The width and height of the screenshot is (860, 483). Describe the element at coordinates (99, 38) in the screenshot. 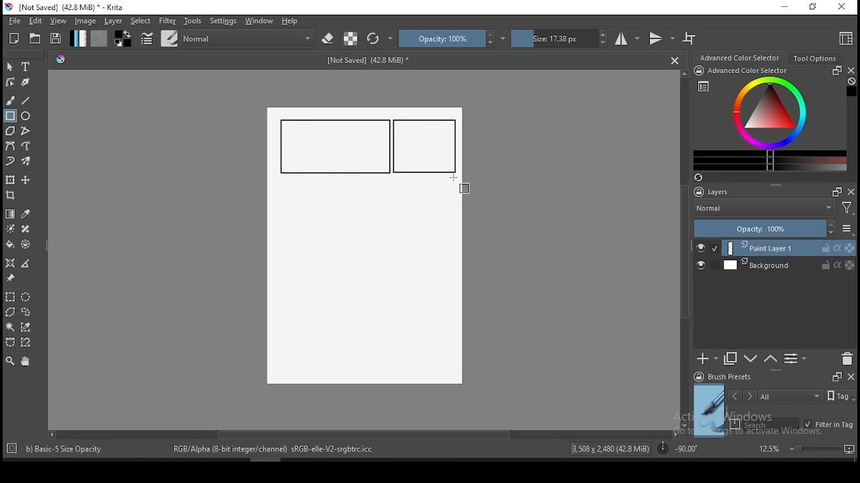

I see `pattern` at that location.